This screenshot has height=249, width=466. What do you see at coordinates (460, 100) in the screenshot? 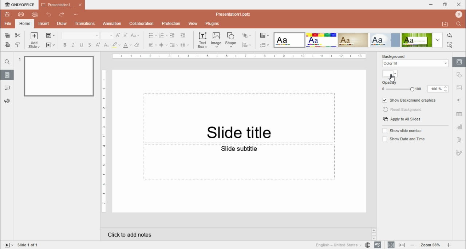
I see `paragraph settings` at bounding box center [460, 100].